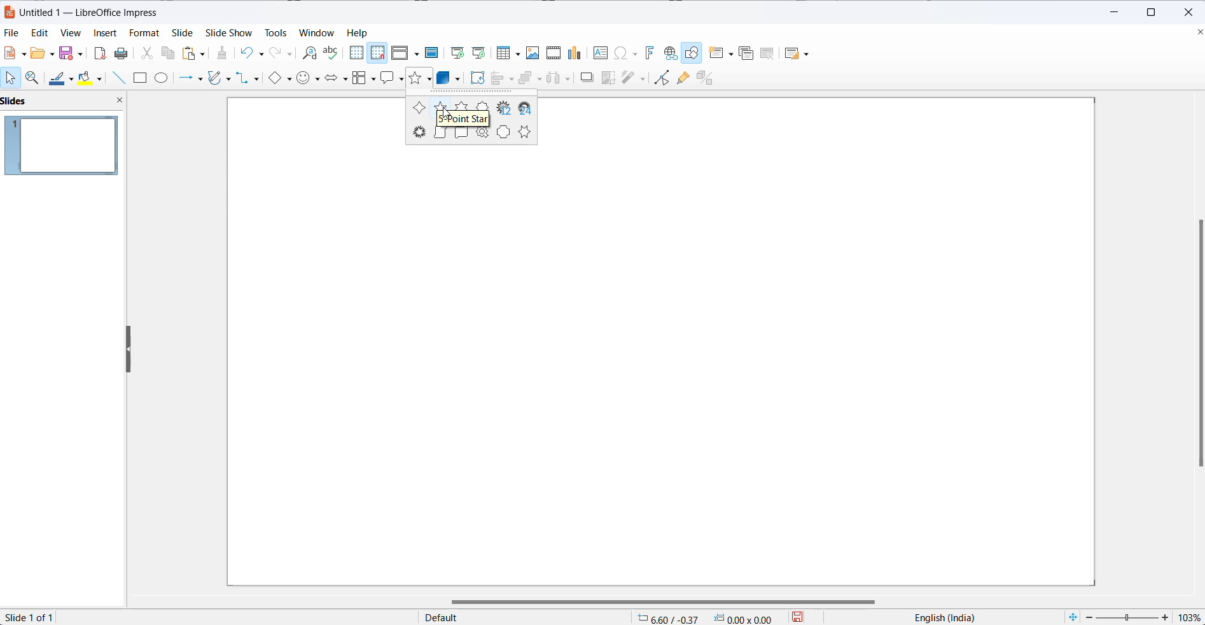  Describe the element at coordinates (378, 55) in the screenshot. I see `snap to grid` at that location.